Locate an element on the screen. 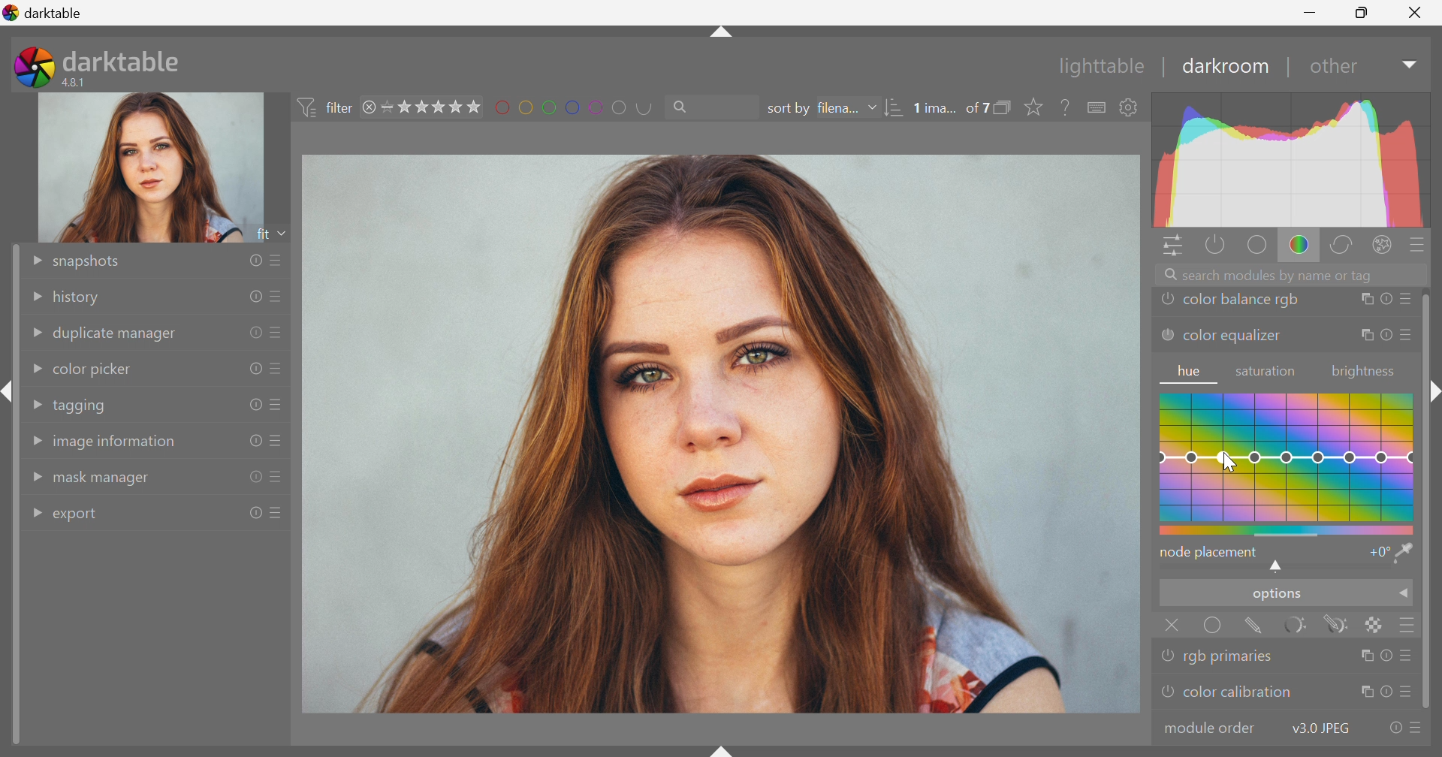  shifts hue to lower or higher hue is located at coordinates (1279, 567).